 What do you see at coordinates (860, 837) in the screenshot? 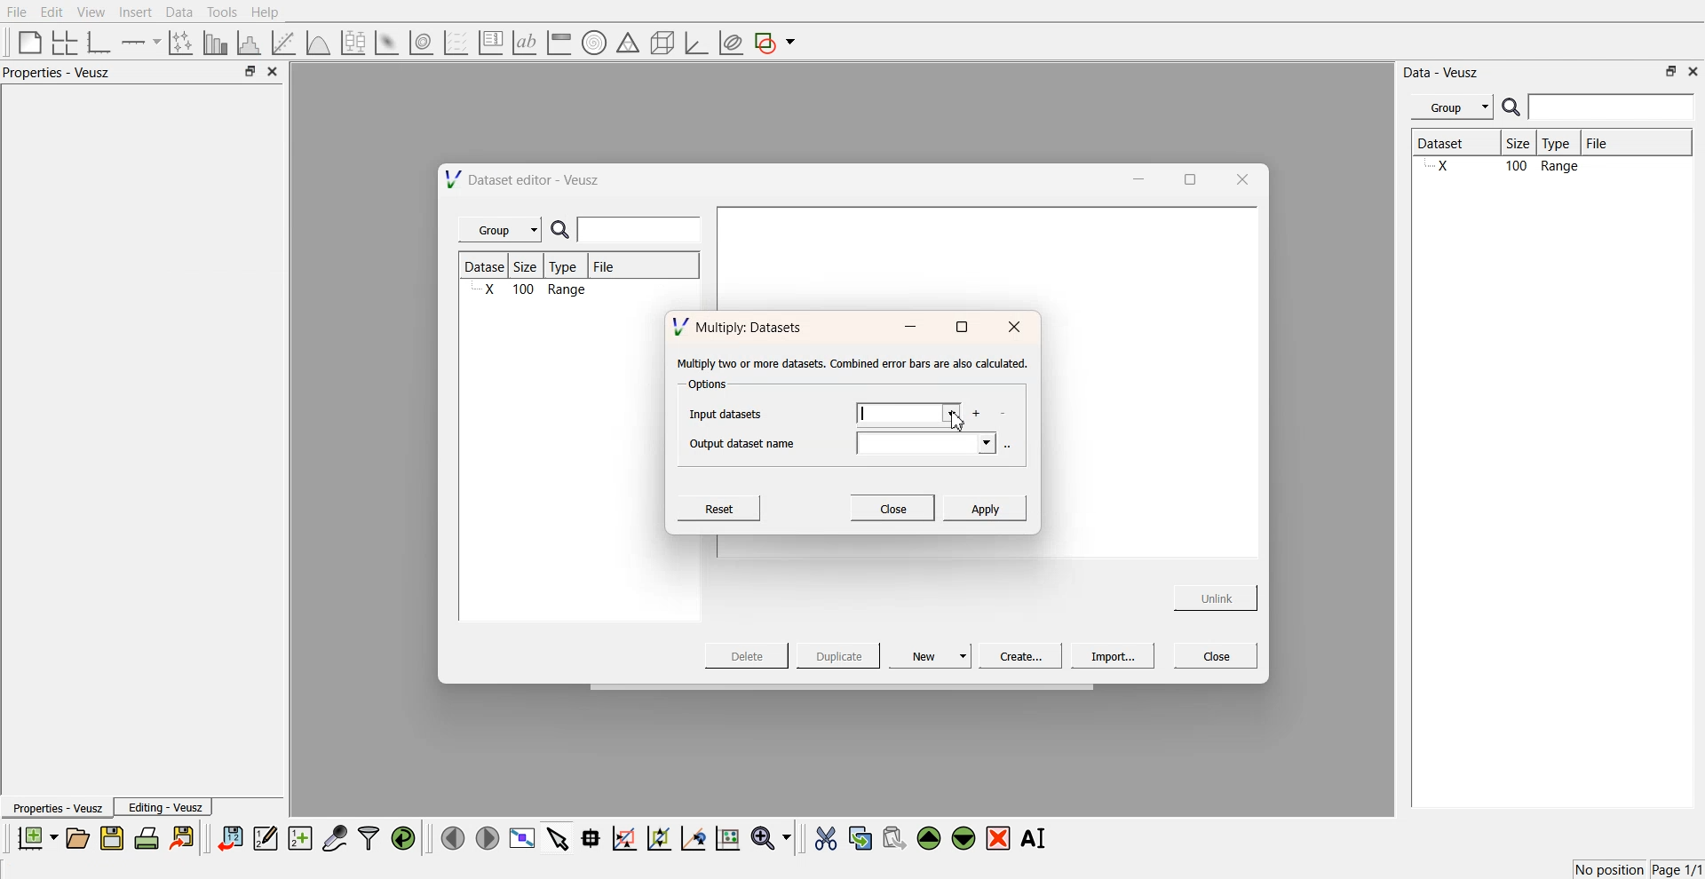
I see `copy the selected widgets` at bounding box center [860, 837].